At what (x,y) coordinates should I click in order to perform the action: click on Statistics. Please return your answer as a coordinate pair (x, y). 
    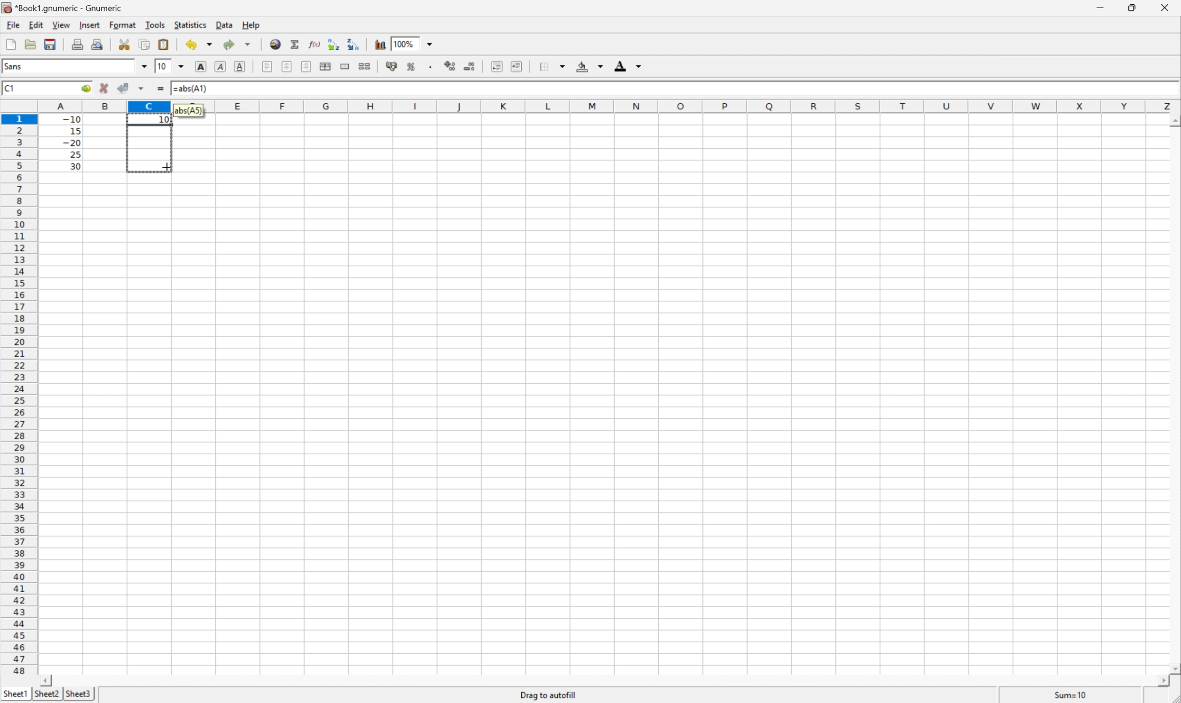
    Looking at the image, I should click on (189, 25).